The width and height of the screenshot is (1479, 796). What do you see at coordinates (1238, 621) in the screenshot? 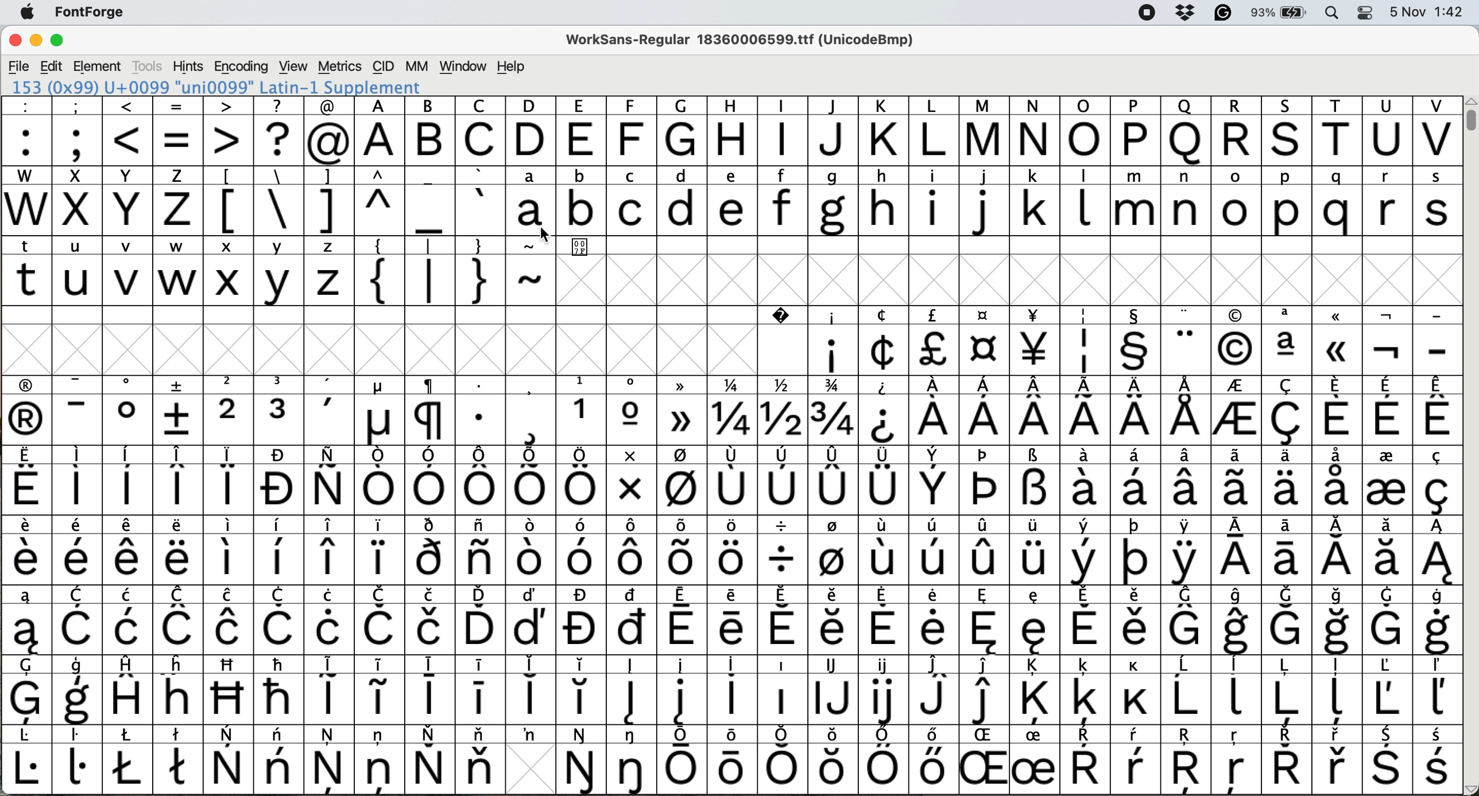
I see `symbol` at bounding box center [1238, 621].